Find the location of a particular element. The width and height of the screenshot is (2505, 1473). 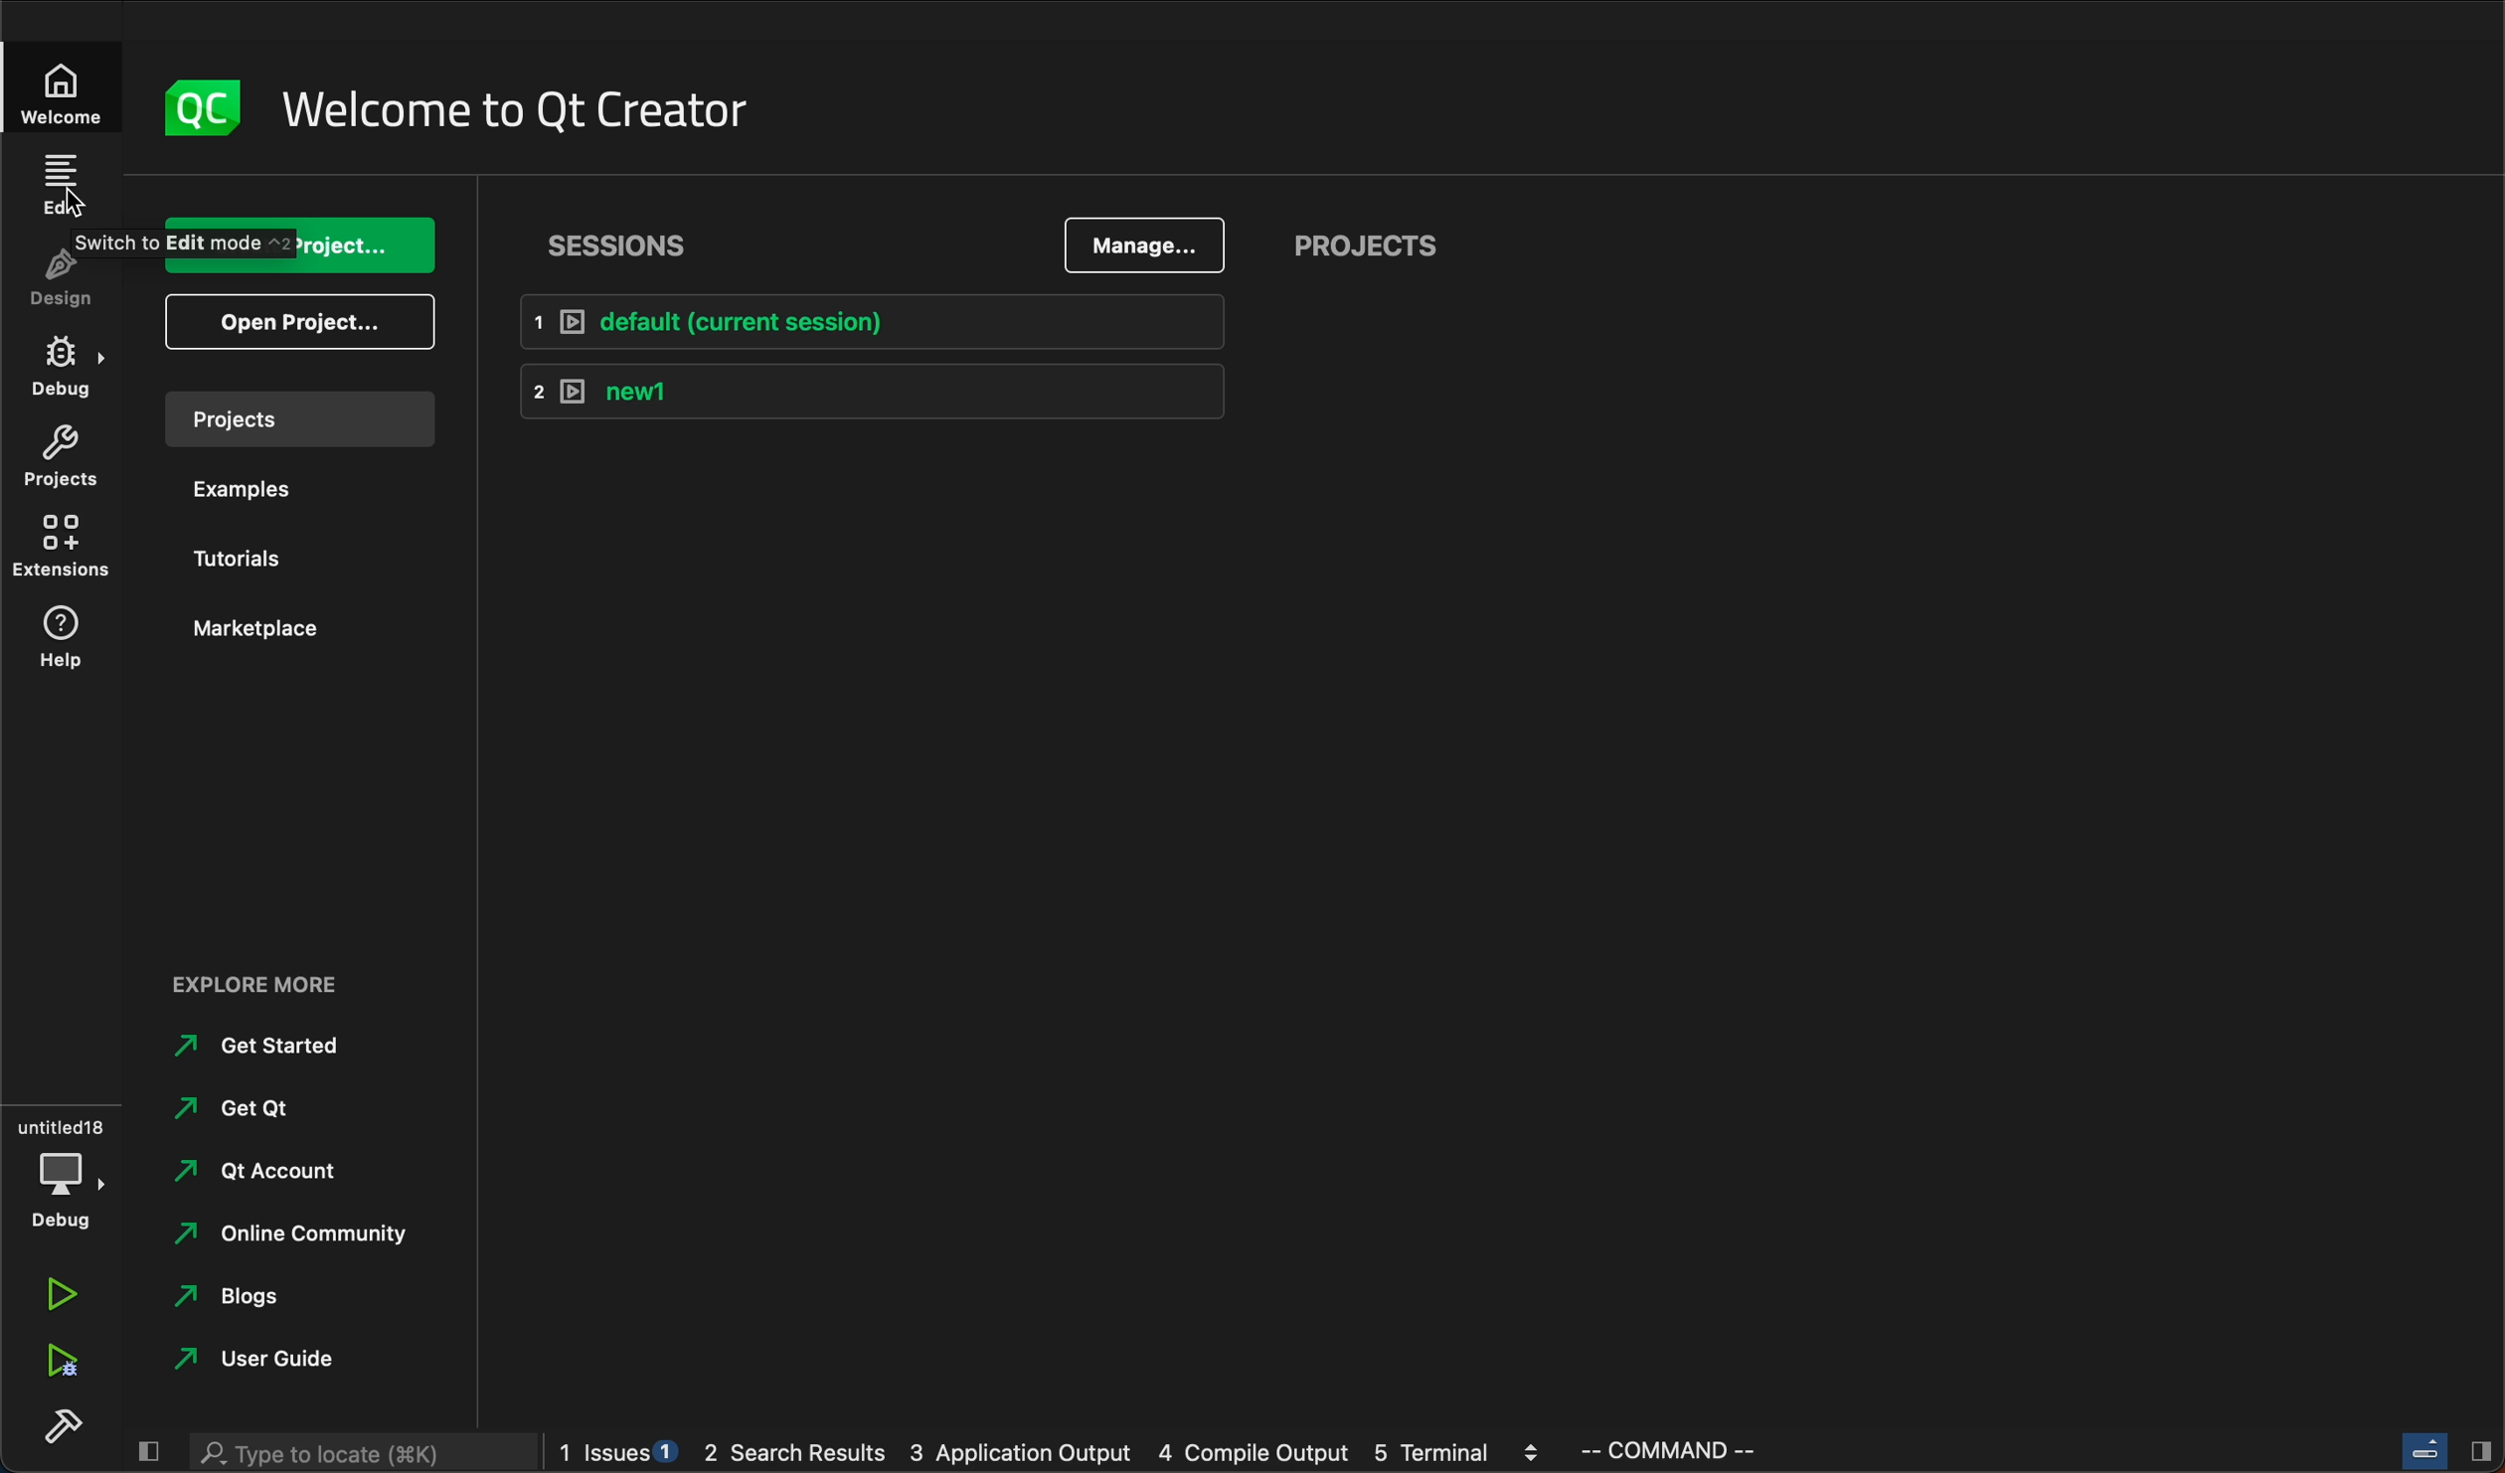

debug is located at coordinates (65, 361).